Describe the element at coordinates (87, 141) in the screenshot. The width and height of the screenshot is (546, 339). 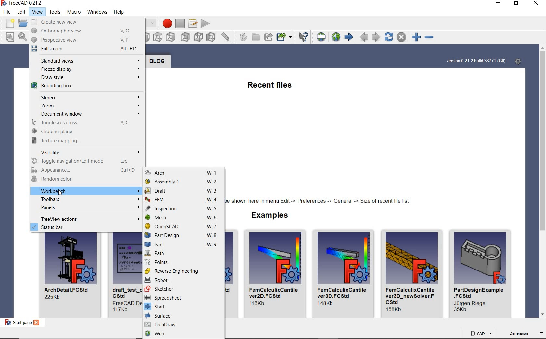
I see `texture mapping` at that location.